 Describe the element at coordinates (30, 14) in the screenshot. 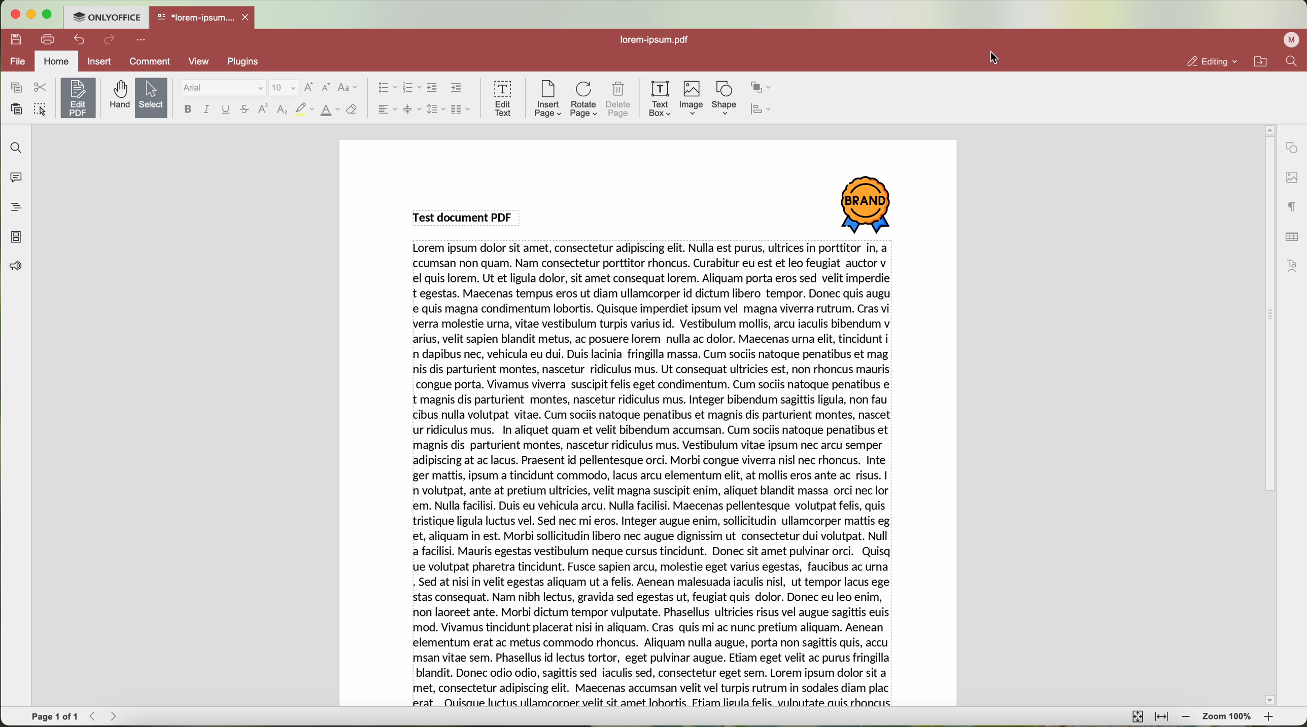

I see `minimize` at that location.